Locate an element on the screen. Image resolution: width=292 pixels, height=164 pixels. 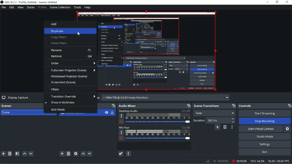
Lock is located at coordinates (113, 113).